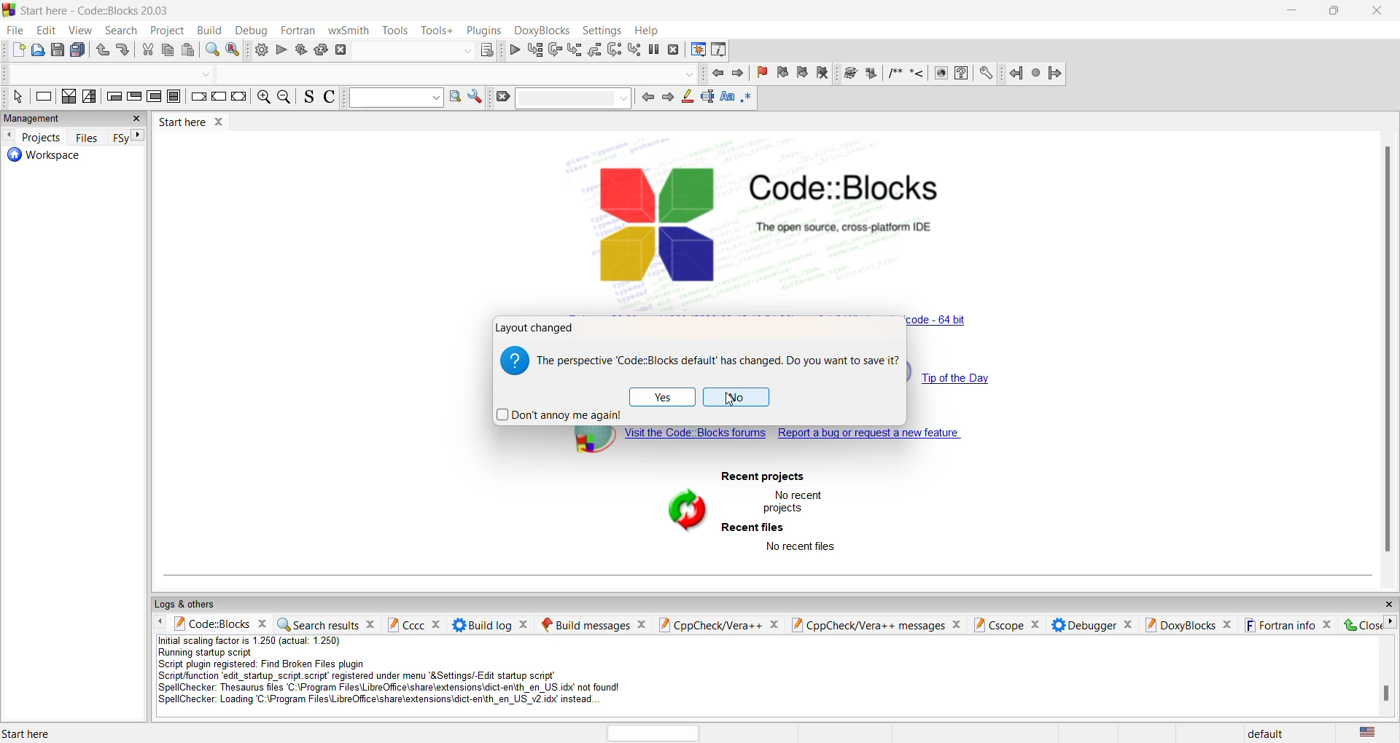  What do you see at coordinates (63, 159) in the screenshot?
I see `workspace` at bounding box center [63, 159].